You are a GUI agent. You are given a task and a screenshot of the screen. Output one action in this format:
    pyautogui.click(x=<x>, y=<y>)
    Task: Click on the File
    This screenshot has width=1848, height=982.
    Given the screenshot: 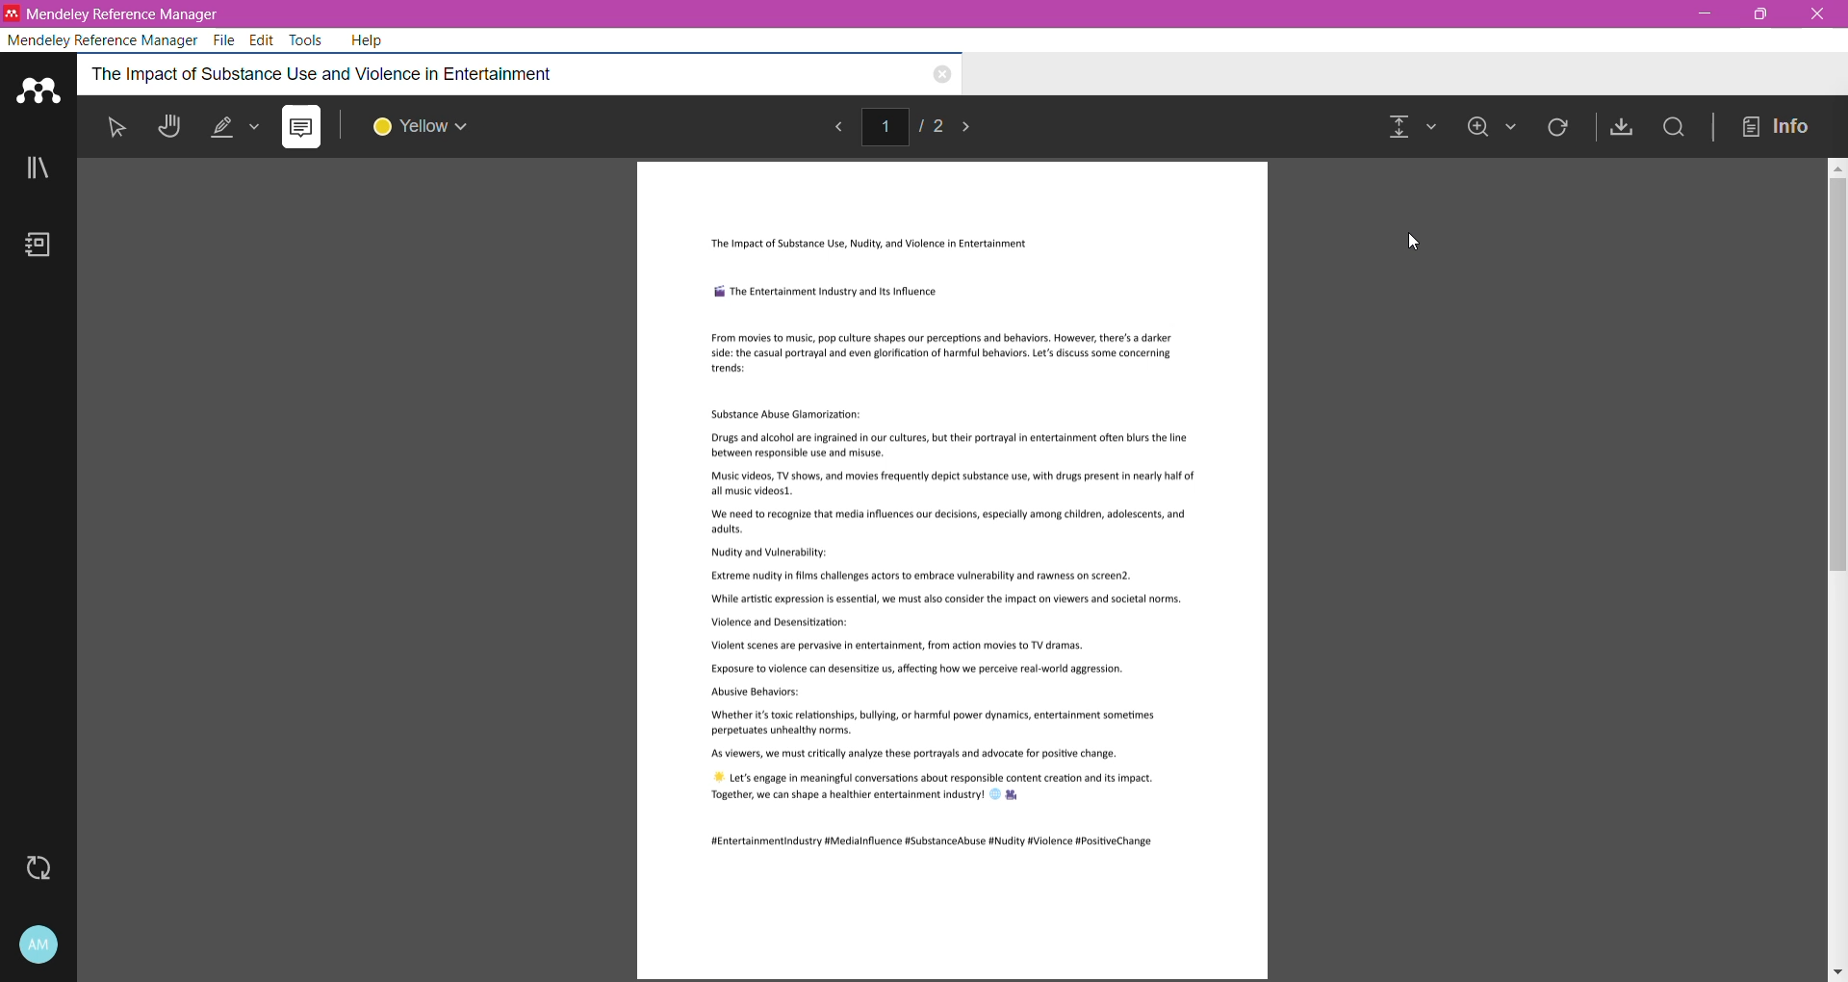 What is the action you would take?
    pyautogui.click(x=227, y=40)
    